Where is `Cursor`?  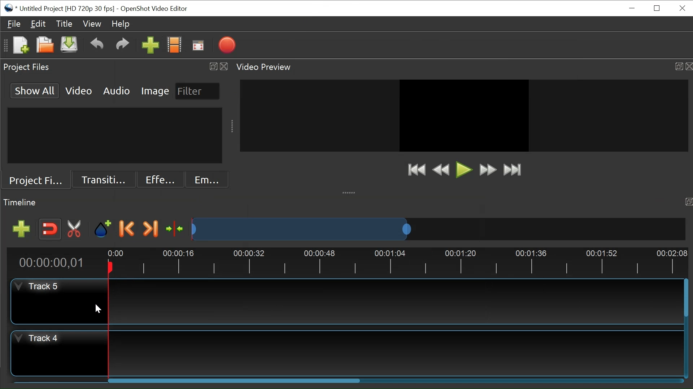
Cursor is located at coordinates (97, 309).